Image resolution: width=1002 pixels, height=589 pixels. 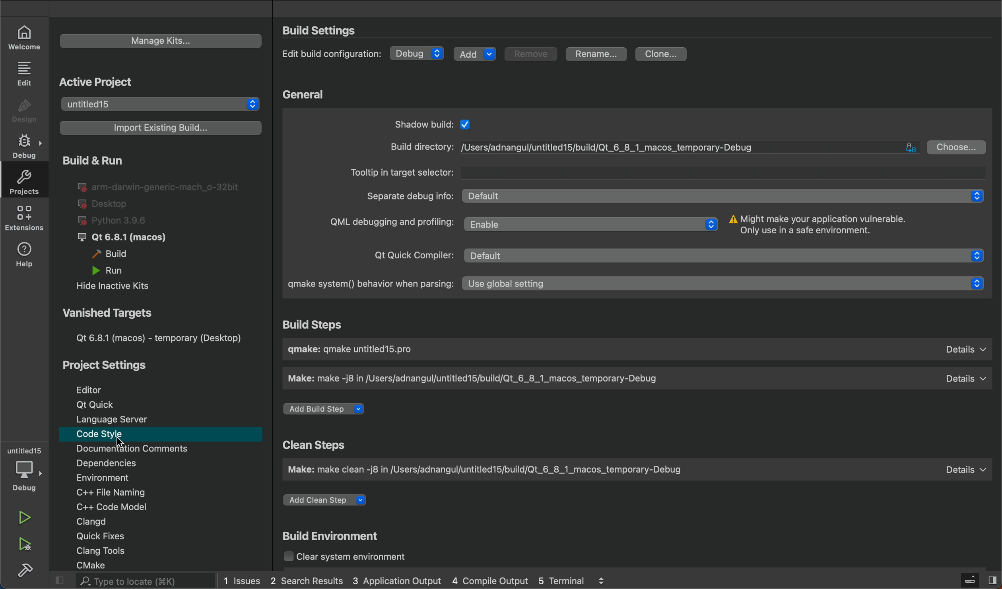 I want to click on import a build, so click(x=158, y=128).